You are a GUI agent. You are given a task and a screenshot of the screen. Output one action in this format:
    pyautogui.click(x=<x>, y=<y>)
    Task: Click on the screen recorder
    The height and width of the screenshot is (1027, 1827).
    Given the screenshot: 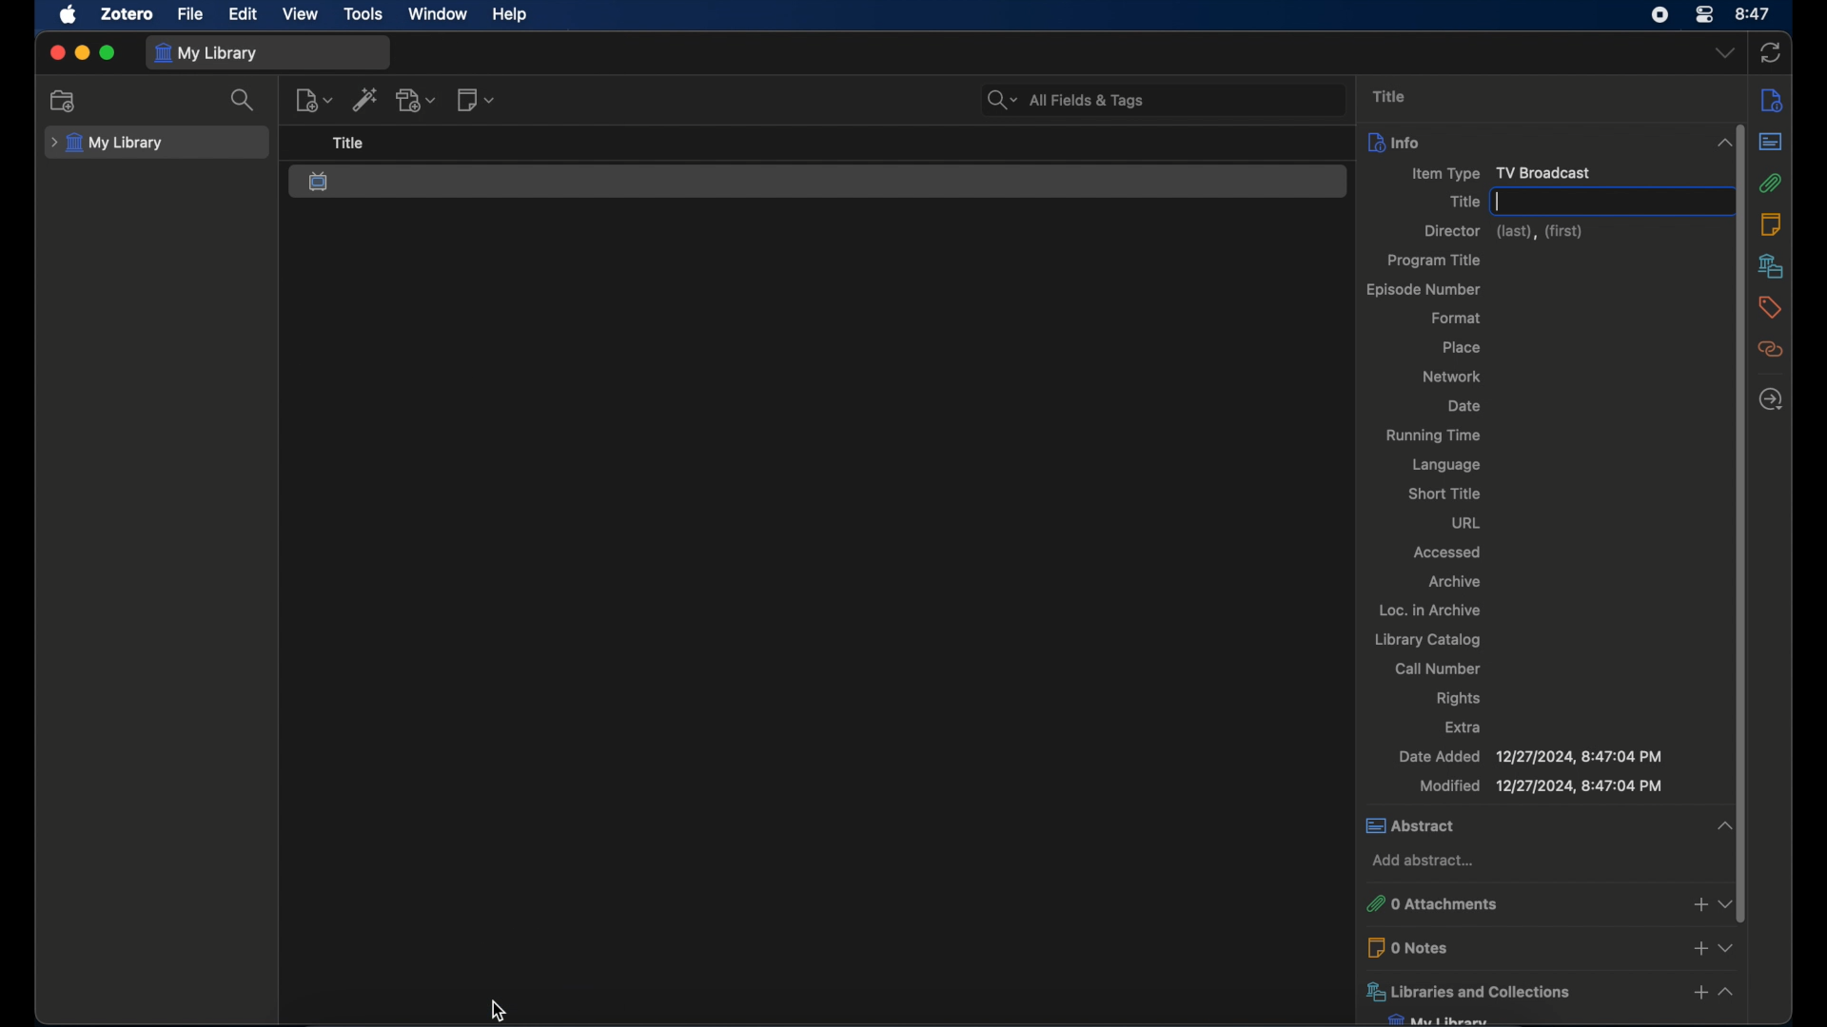 What is the action you would take?
    pyautogui.click(x=1660, y=15)
    